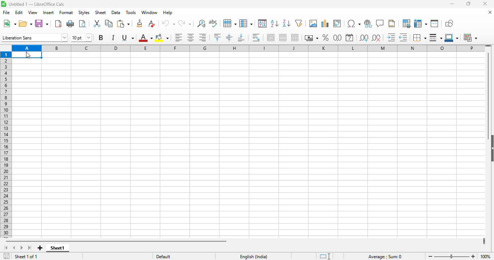 The image size is (494, 260). Describe the element at coordinates (380, 23) in the screenshot. I see `insert comment` at that location.